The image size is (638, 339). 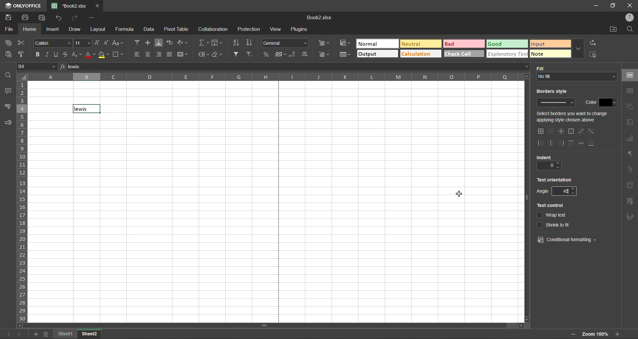 What do you see at coordinates (541, 143) in the screenshot?
I see `outside left border` at bounding box center [541, 143].